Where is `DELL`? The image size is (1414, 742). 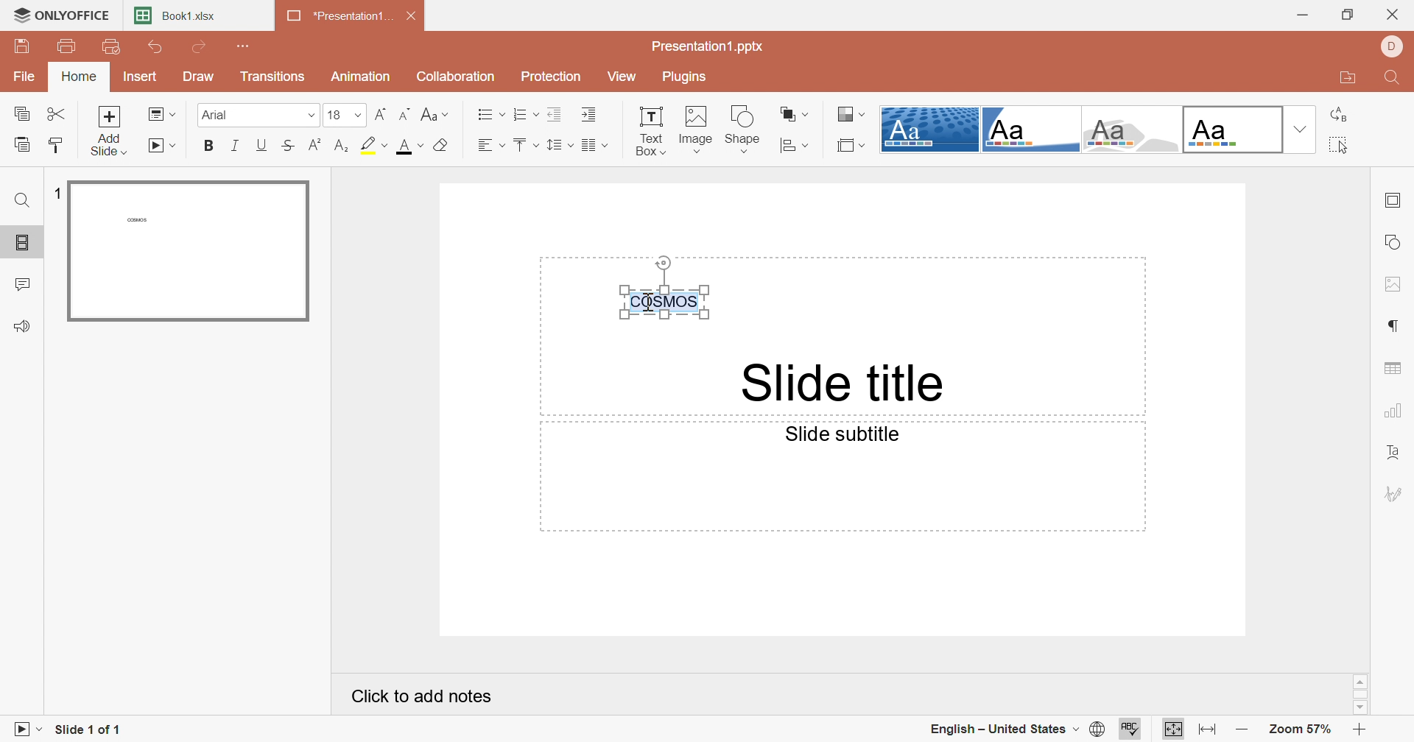 DELL is located at coordinates (1390, 49).